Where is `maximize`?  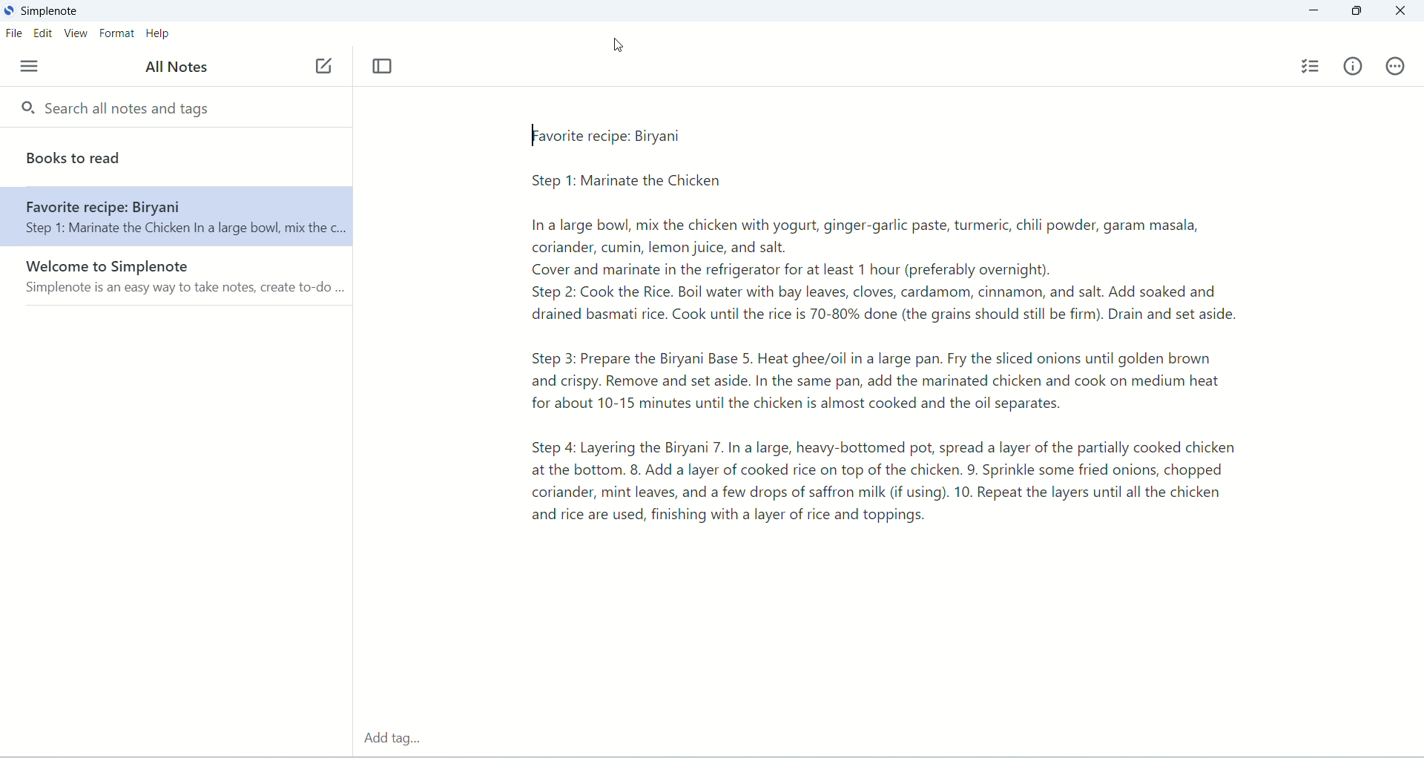
maximize is located at coordinates (1359, 12).